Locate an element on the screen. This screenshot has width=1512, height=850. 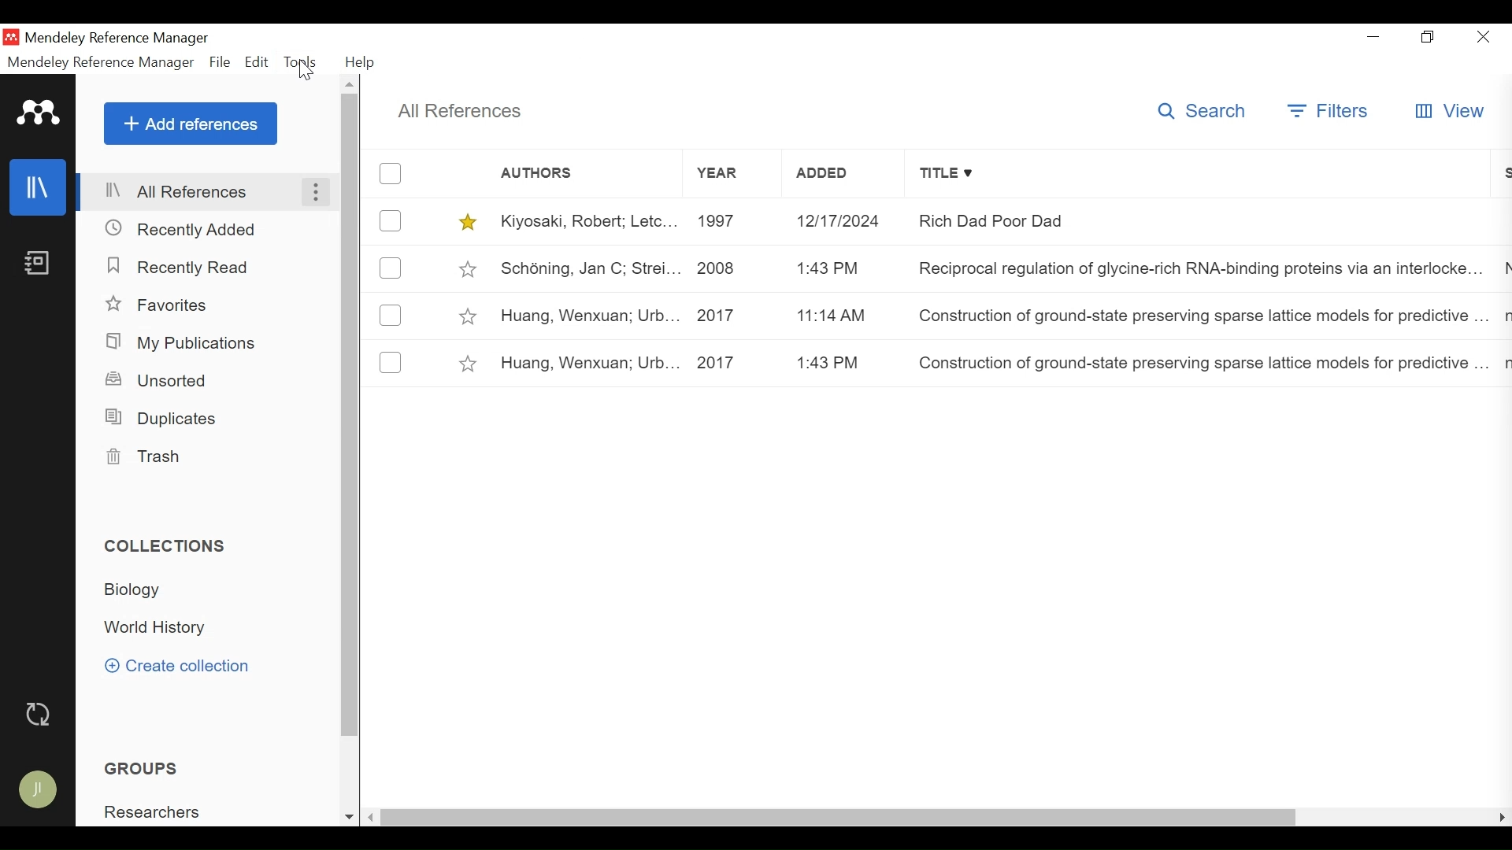
Group is located at coordinates (153, 811).